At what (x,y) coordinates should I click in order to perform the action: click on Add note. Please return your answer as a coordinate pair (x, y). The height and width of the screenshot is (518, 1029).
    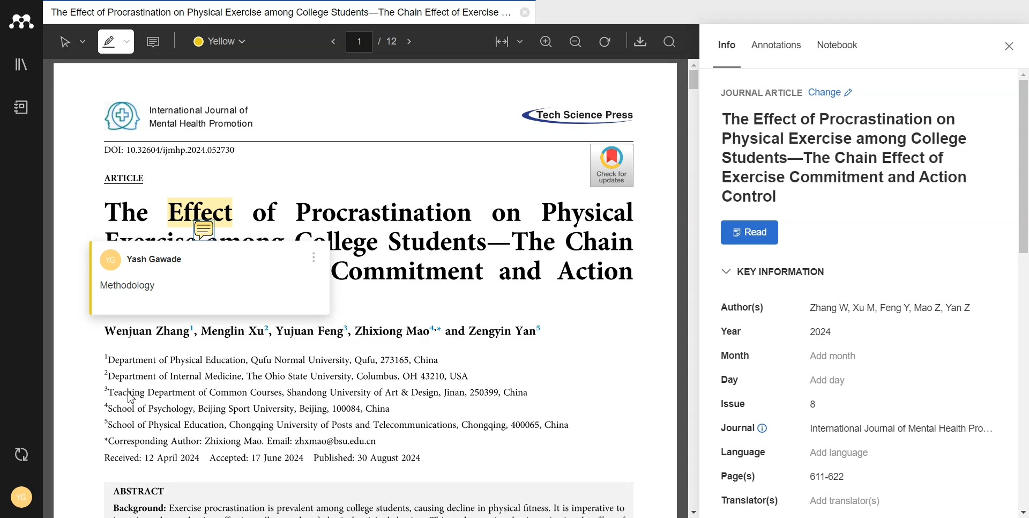
    Looking at the image, I should click on (155, 42).